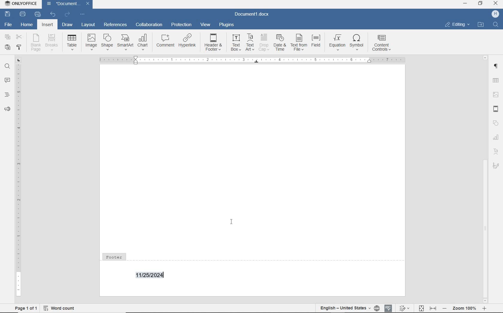 The height and width of the screenshot is (313, 503). I want to click on hyperlink, so click(187, 40).